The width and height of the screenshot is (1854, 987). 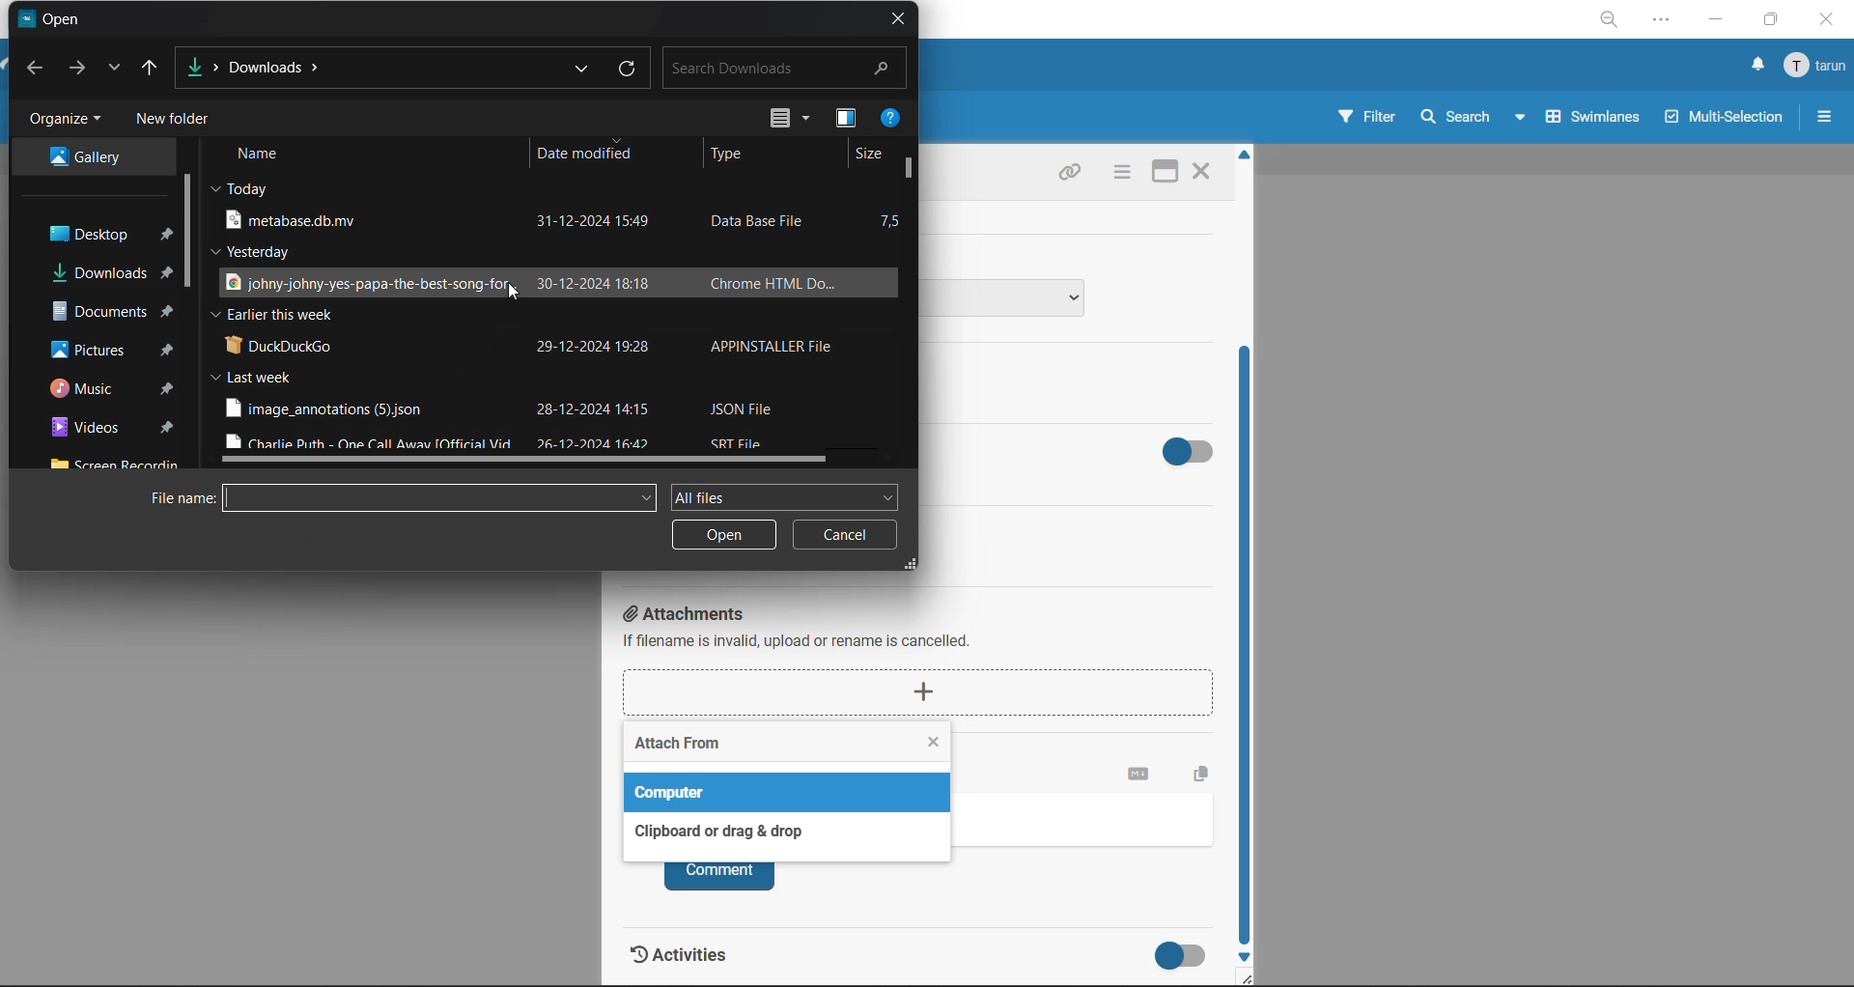 I want to click on markdown, so click(x=1139, y=775).